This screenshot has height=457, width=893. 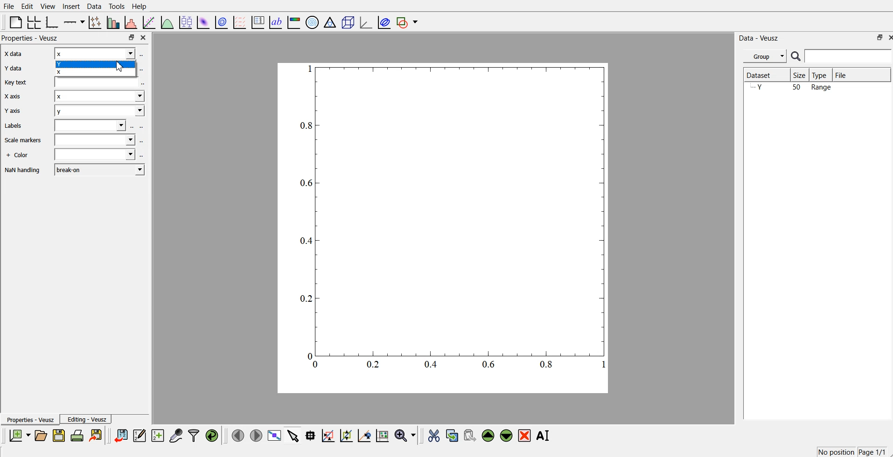 I want to click on File, so click(x=9, y=6).